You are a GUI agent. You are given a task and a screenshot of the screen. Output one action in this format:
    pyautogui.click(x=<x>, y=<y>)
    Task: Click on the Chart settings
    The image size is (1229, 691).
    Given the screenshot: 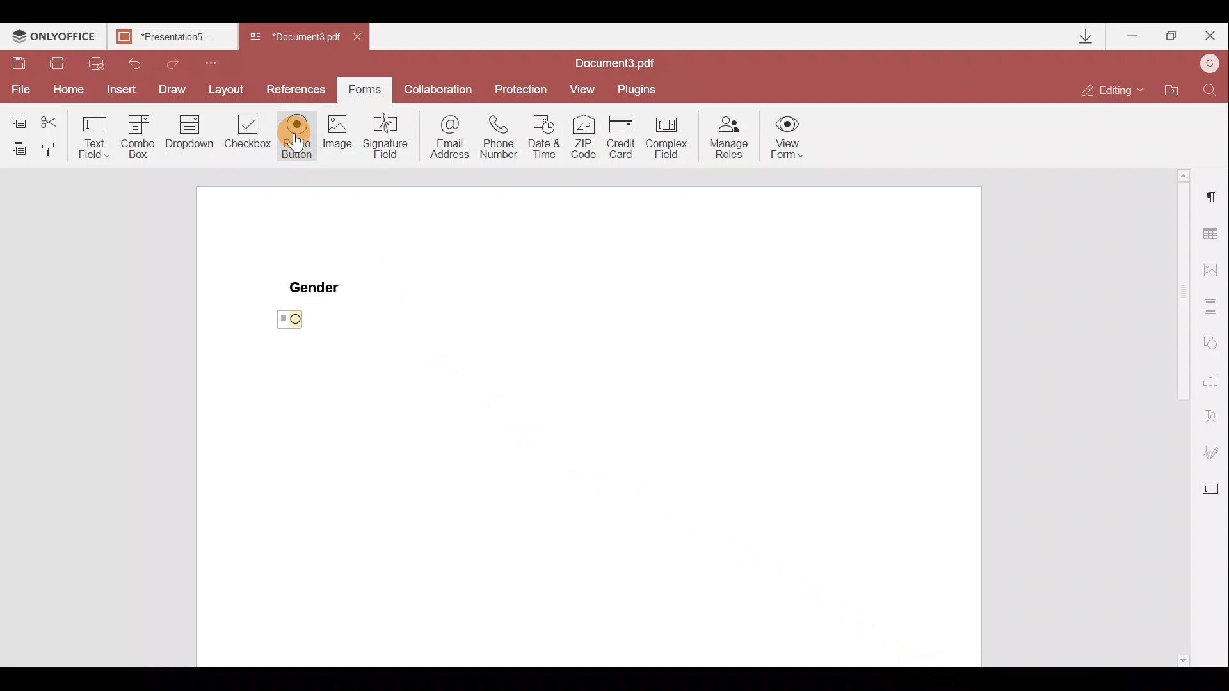 What is the action you would take?
    pyautogui.click(x=1213, y=385)
    